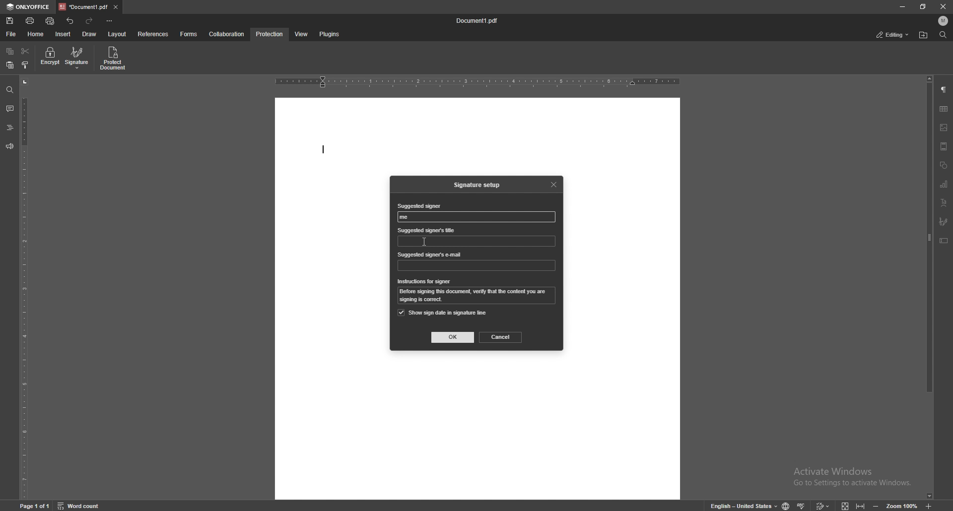  I want to click on text art, so click(944, 203).